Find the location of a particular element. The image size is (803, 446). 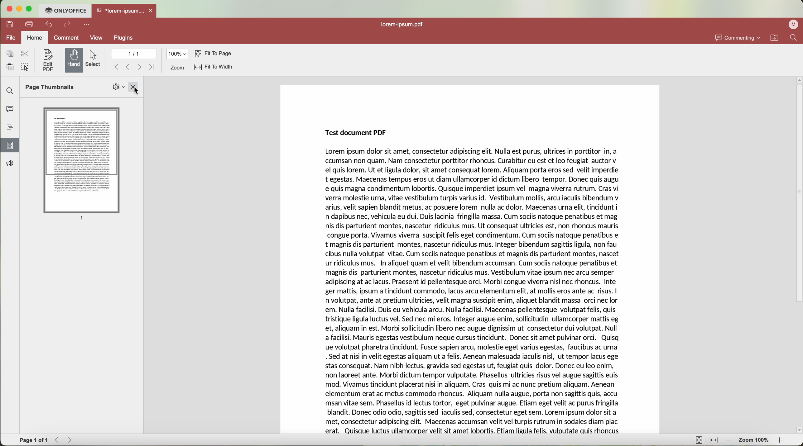

edit PDF is located at coordinates (46, 60).